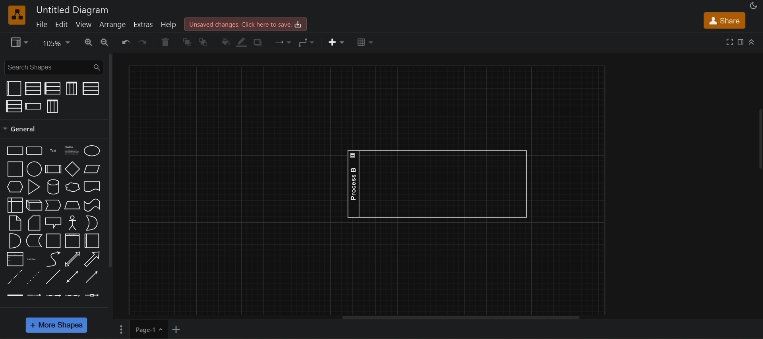 This screenshot has height=339, width=763. I want to click on connector with label, so click(34, 296).